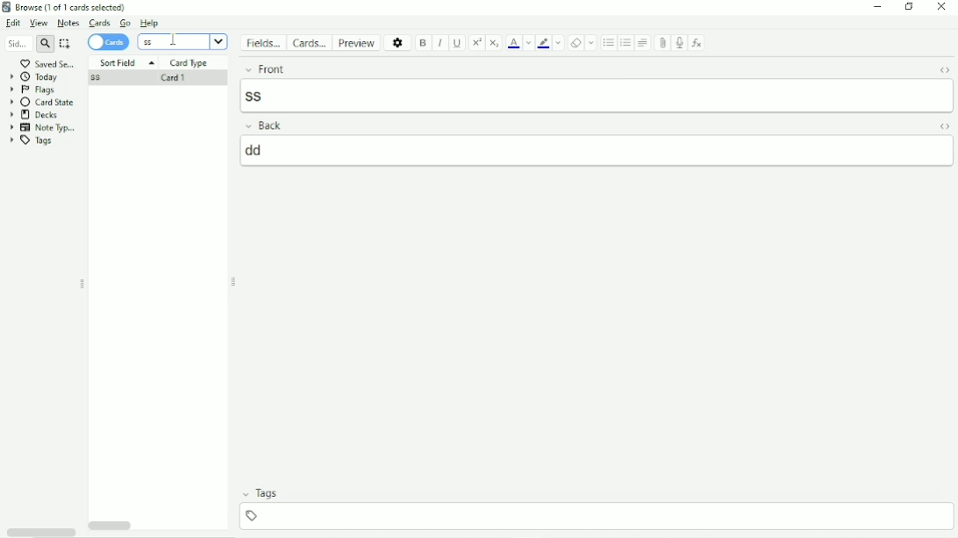 Image resolution: width=958 pixels, height=538 pixels. I want to click on Text Highlight color, so click(543, 43).